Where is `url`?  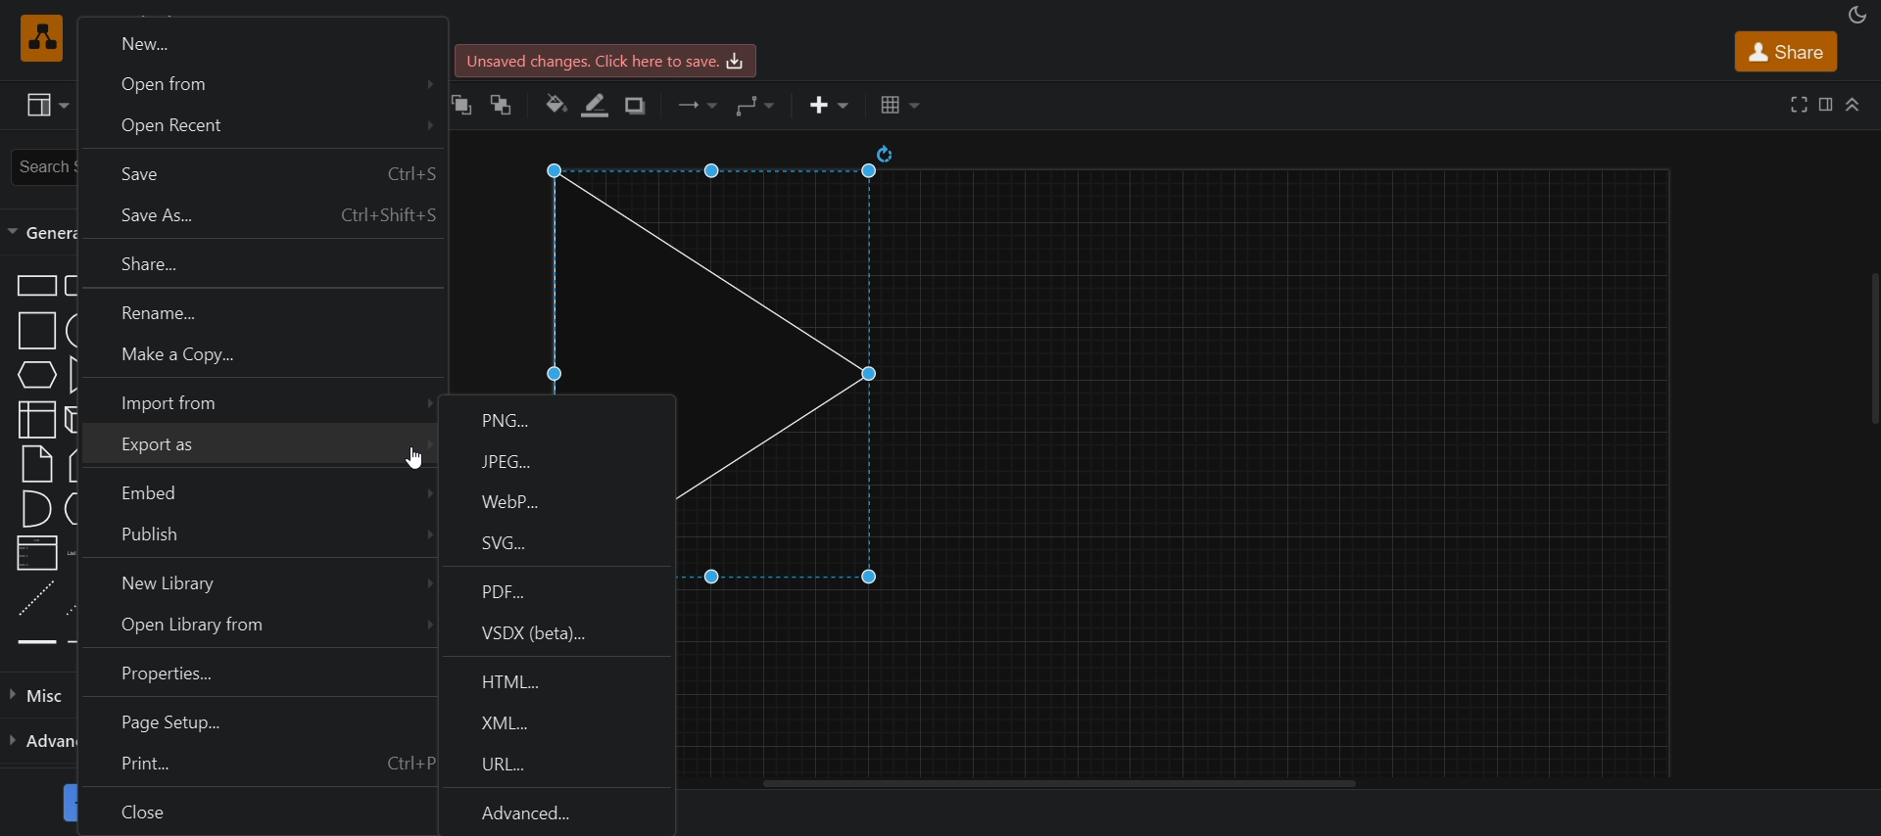
url is located at coordinates (556, 766).